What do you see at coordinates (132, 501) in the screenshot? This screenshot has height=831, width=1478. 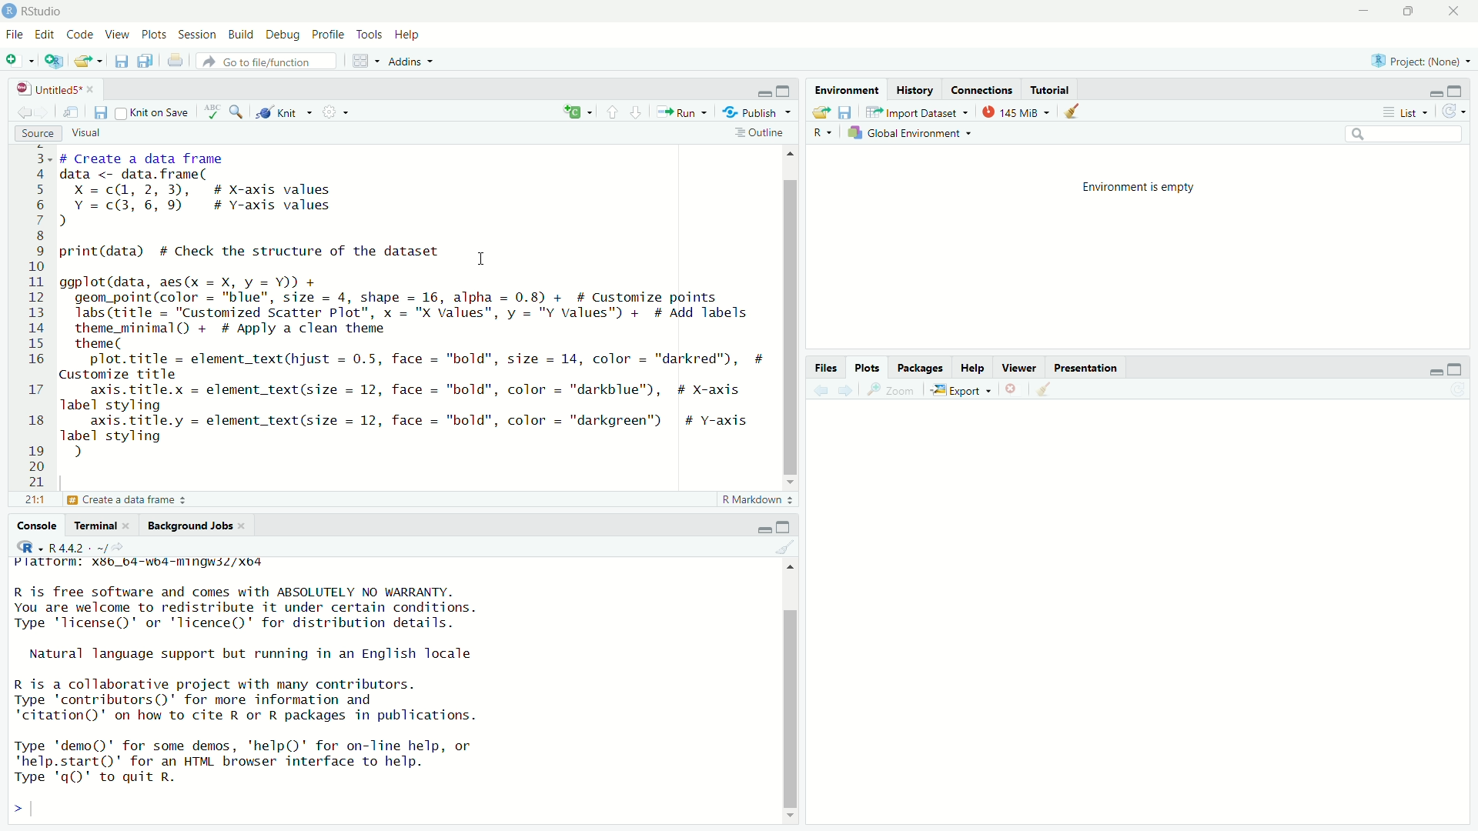 I see `Create a data frame` at bounding box center [132, 501].